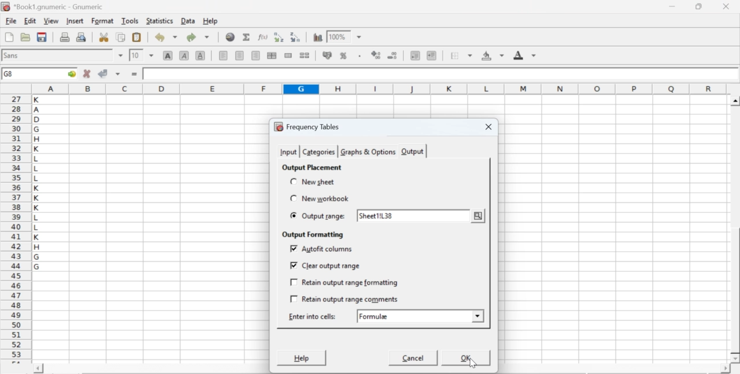 The width and height of the screenshot is (740, 374). What do you see at coordinates (327, 55) in the screenshot?
I see `format selection as accounting` at bounding box center [327, 55].